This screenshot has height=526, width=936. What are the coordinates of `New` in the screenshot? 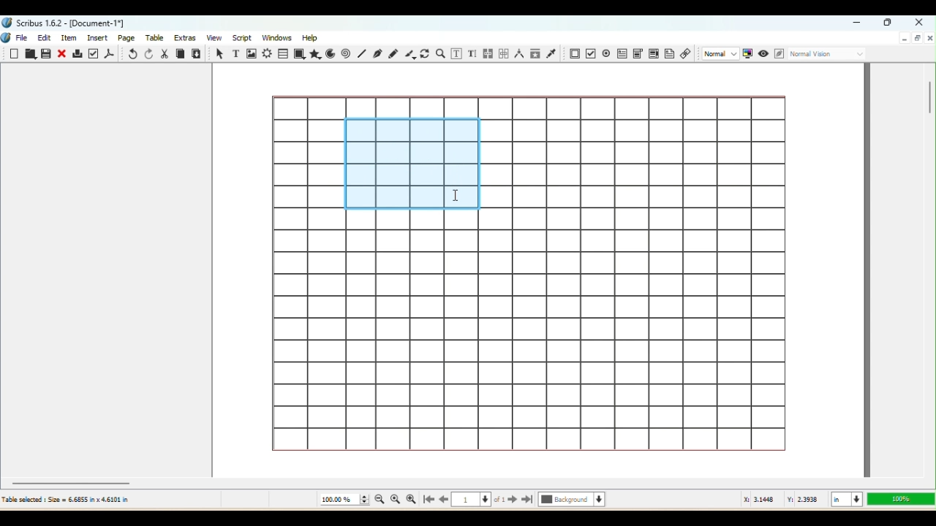 It's located at (15, 54).